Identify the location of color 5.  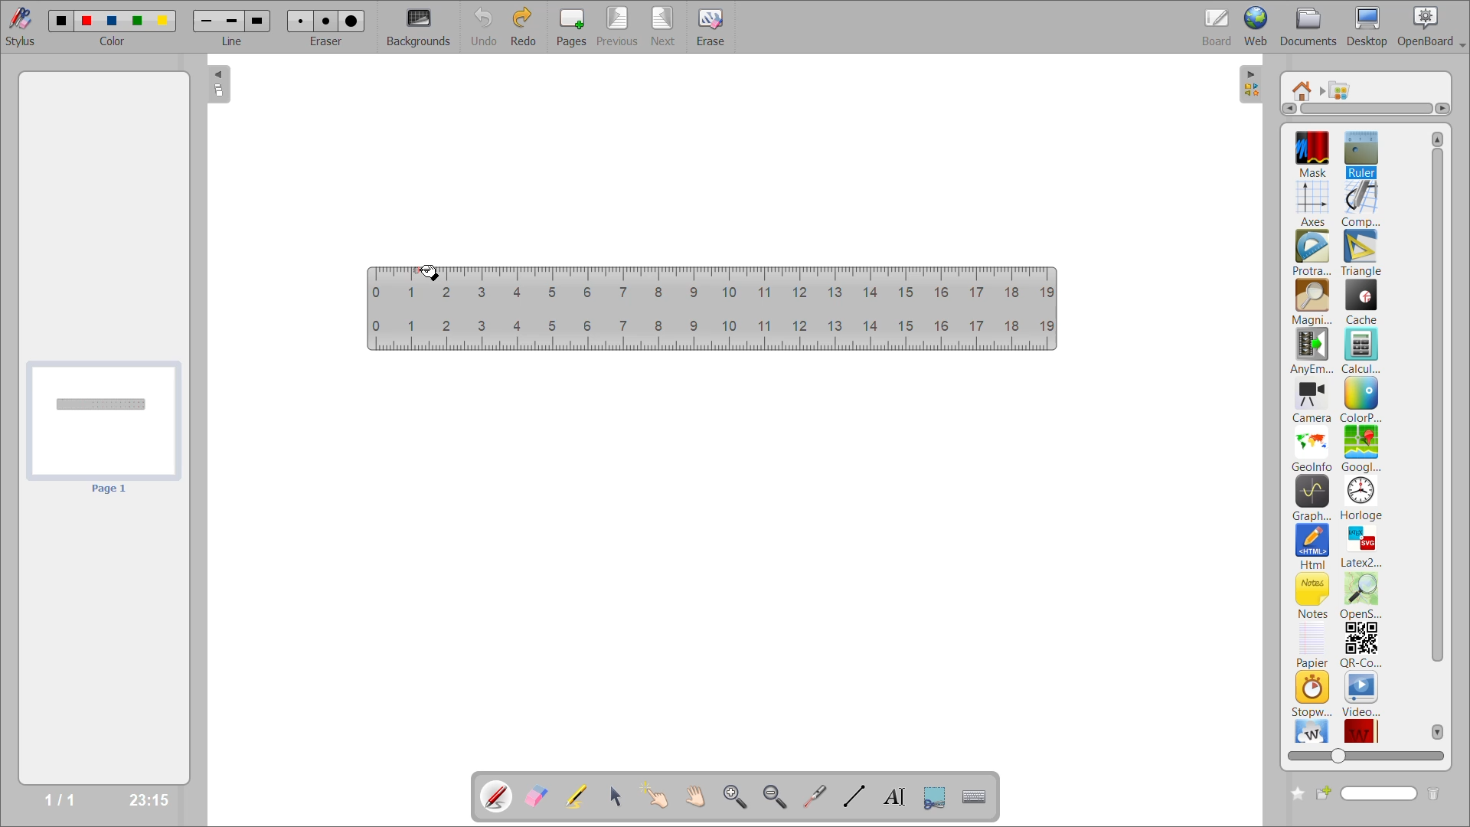
(161, 20).